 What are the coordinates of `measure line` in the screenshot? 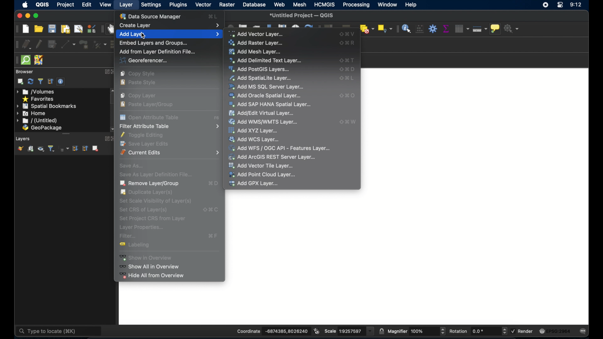 It's located at (480, 29).